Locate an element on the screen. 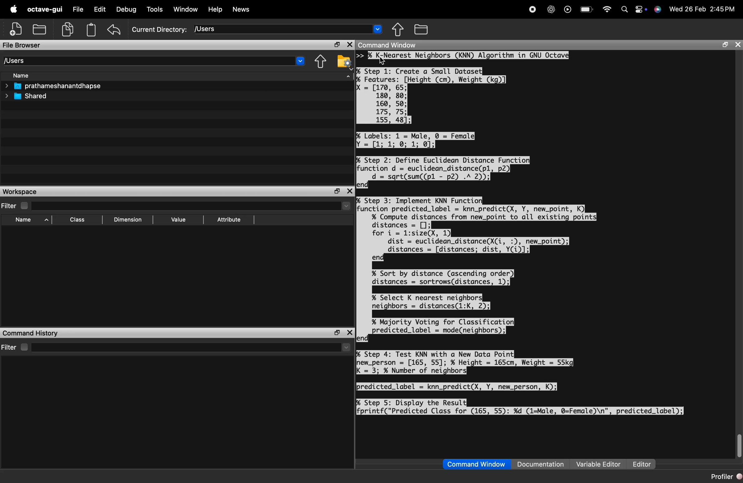 The width and height of the screenshot is (743, 483). stop is located at coordinates (532, 9).